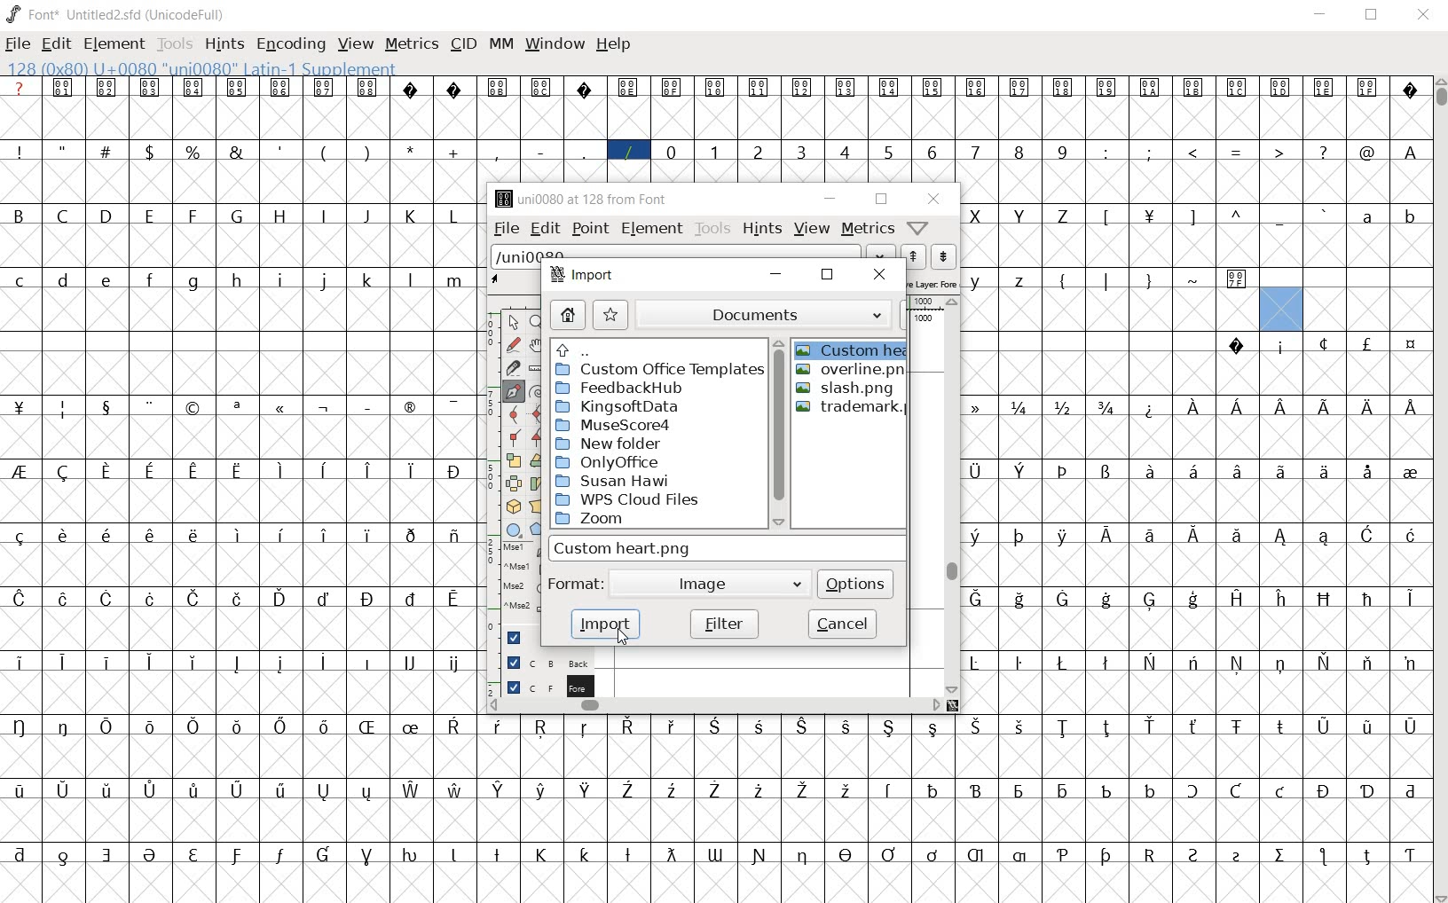  I want to click on home, so click(567, 315).